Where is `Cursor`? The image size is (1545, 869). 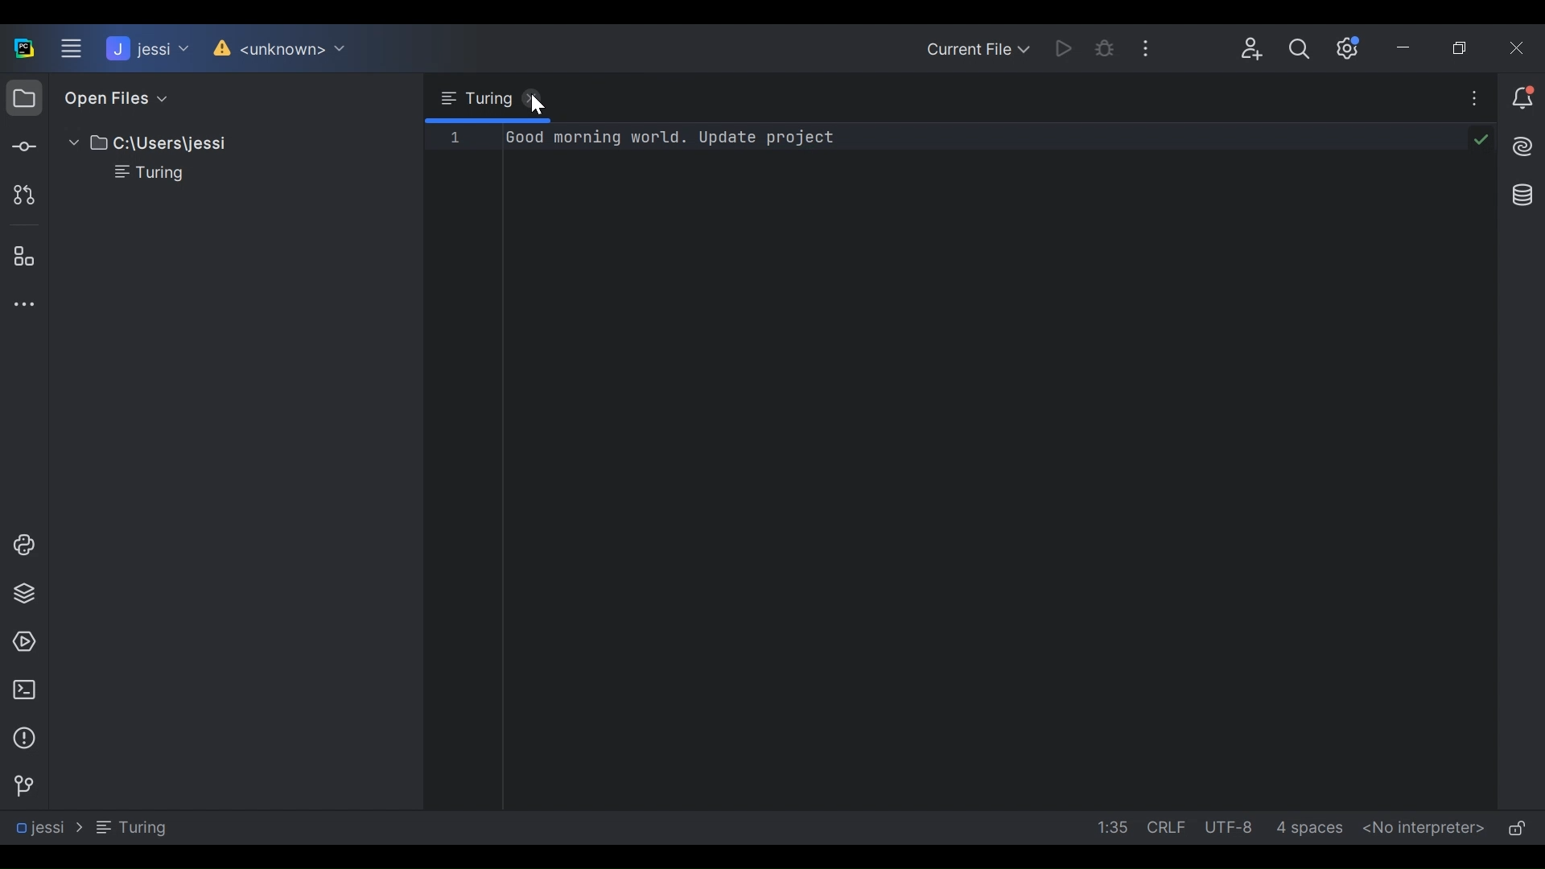 Cursor is located at coordinates (542, 103).